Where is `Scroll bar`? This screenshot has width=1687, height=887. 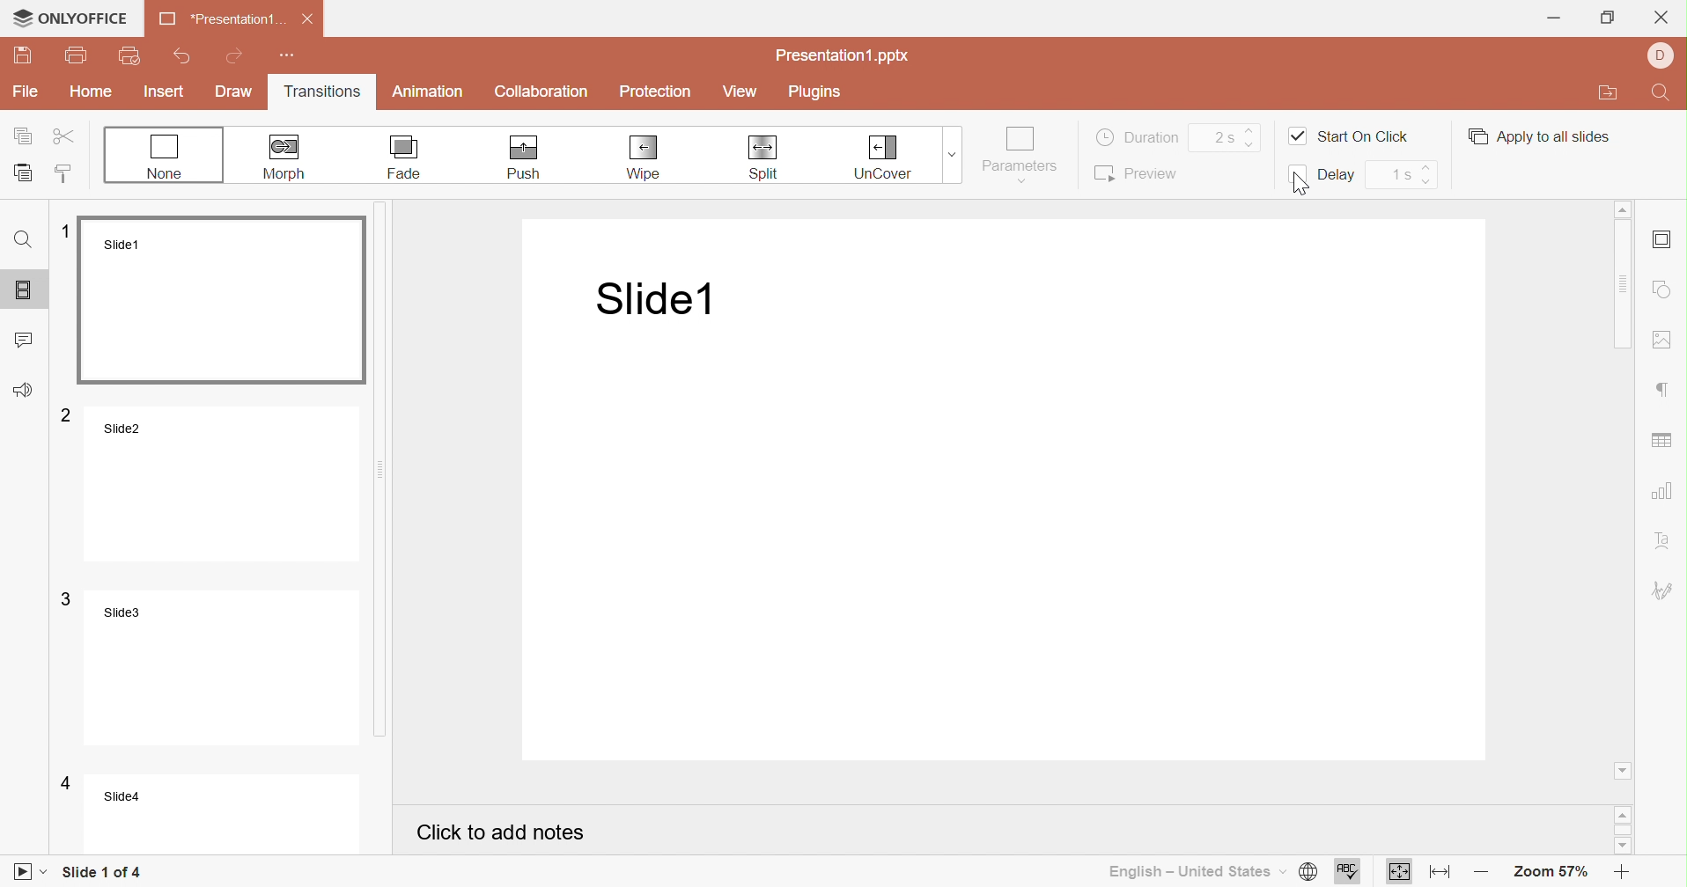 Scroll bar is located at coordinates (1626, 284).